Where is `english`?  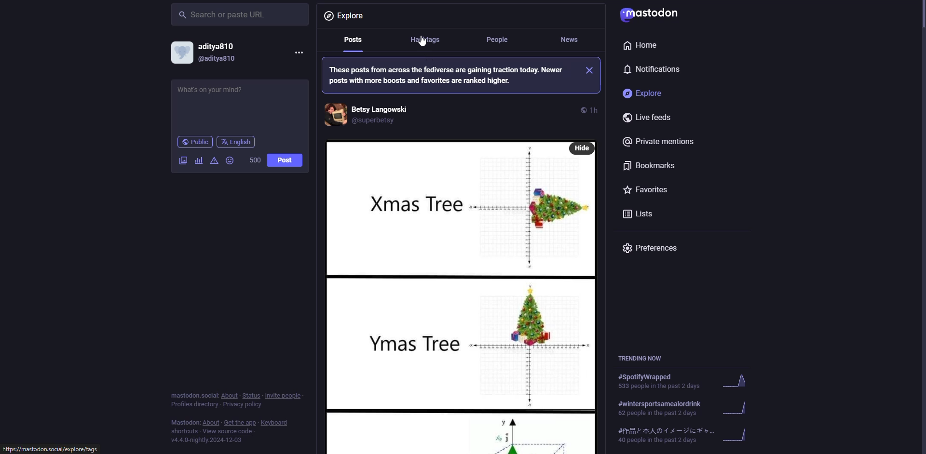 english is located at coordinates (238, 142).